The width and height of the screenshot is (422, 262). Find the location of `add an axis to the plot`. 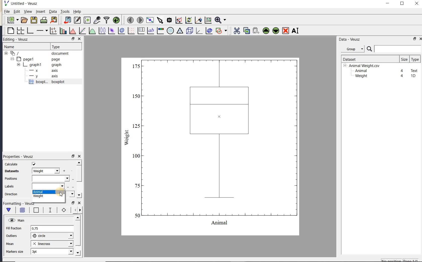

add an axis to the plot is located at coordinates (42, 31).